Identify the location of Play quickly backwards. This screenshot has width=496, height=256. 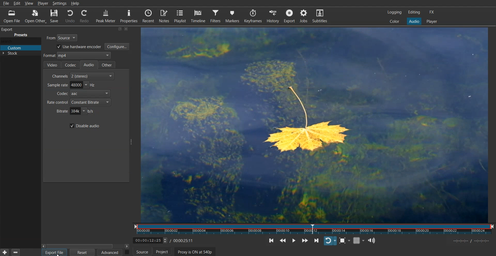
(285, 240).